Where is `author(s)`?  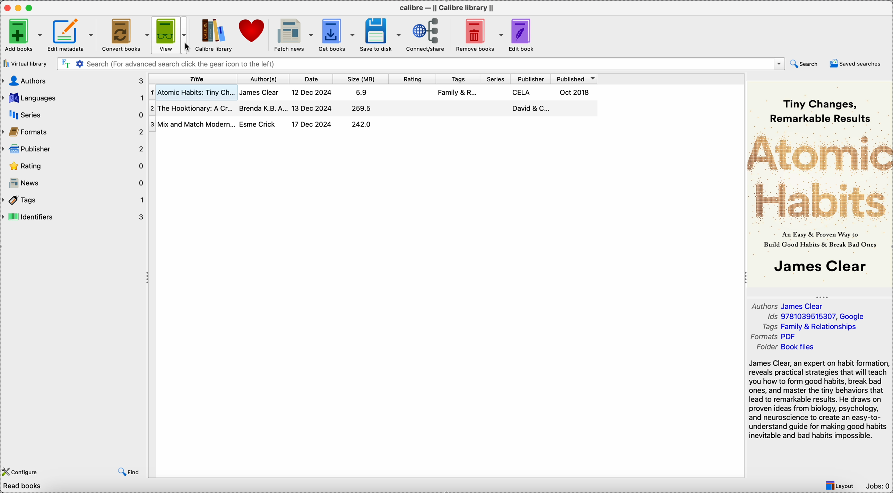
author(s) is located at coordinates (264, 78).